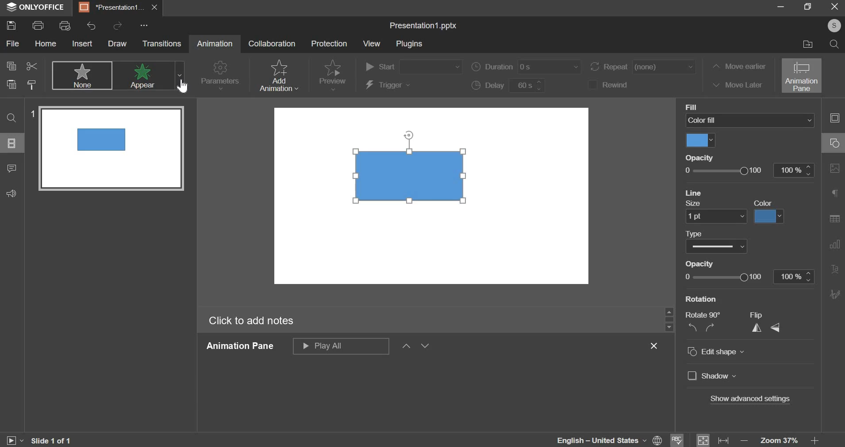  Describe the element at coordinates (700, 299) in the screenshot. I see `Rotation` at that location.